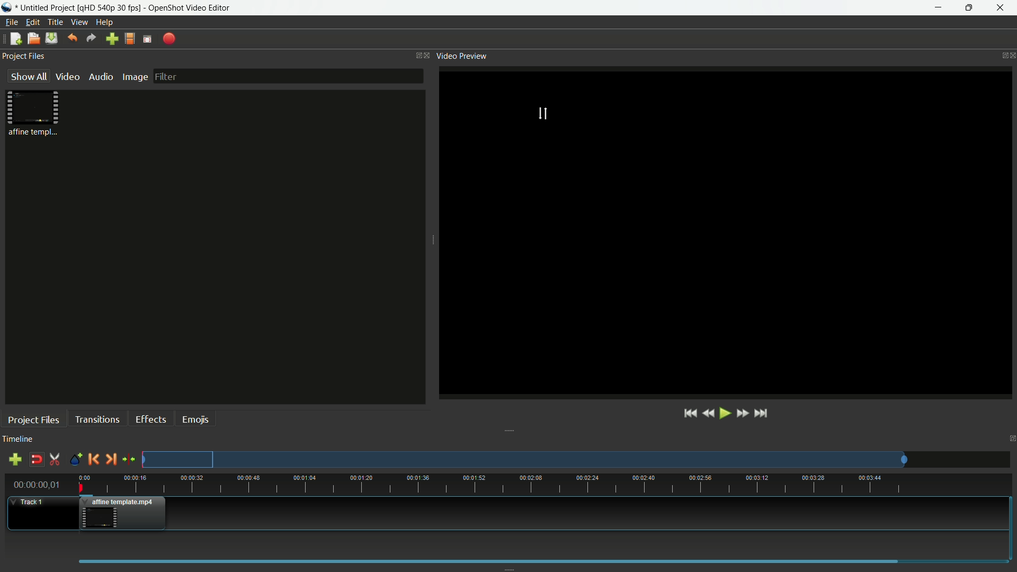 The height and width of the screenshot is (572, 1017). Describe the element at coordinates (1003, 8) in the screenshot. I see `close app` at that location.